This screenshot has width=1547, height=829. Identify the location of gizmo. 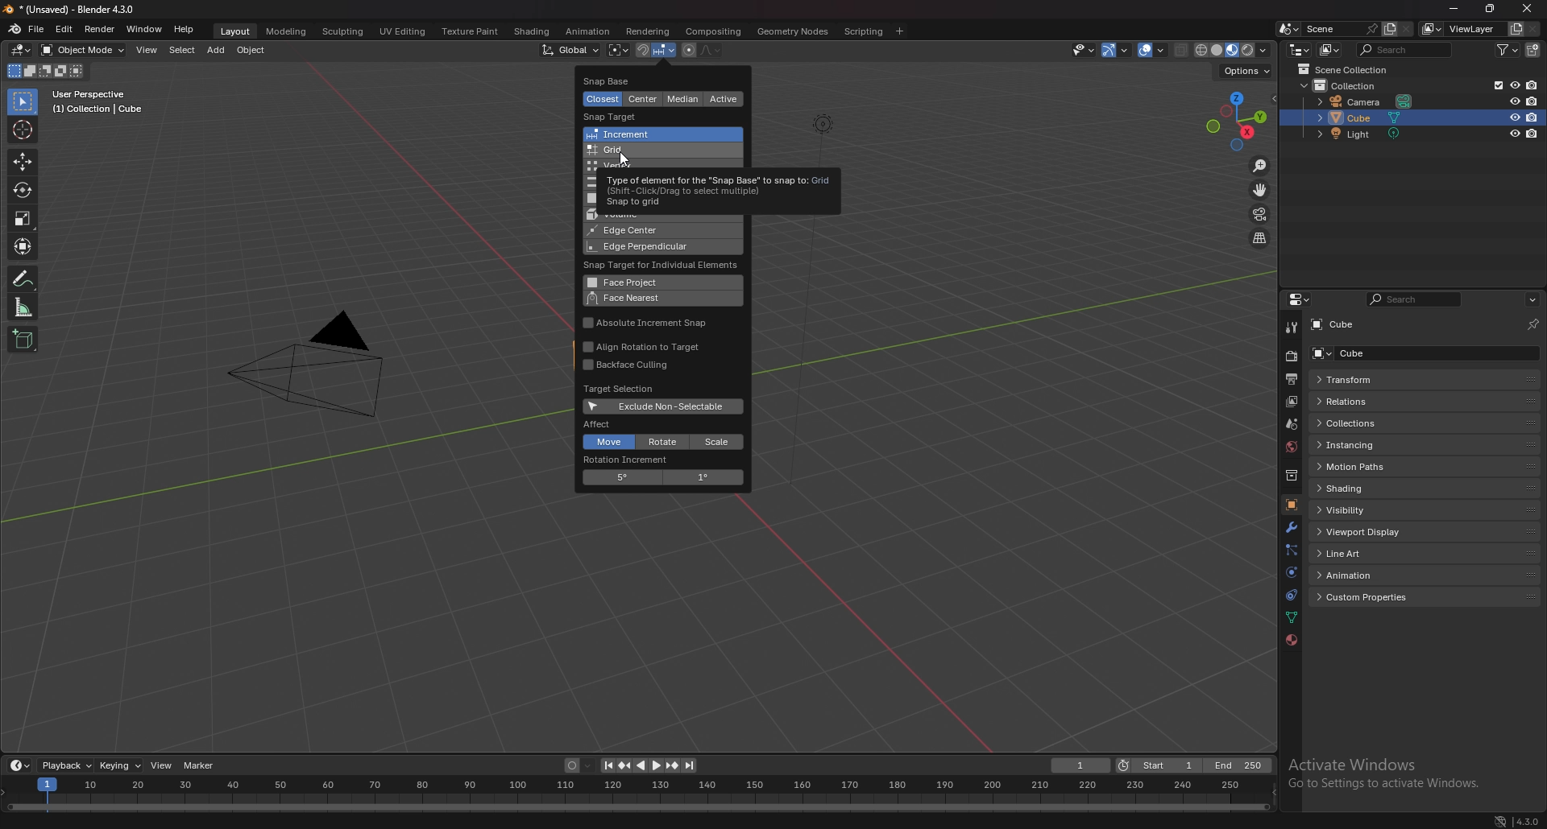
(1118, 50).